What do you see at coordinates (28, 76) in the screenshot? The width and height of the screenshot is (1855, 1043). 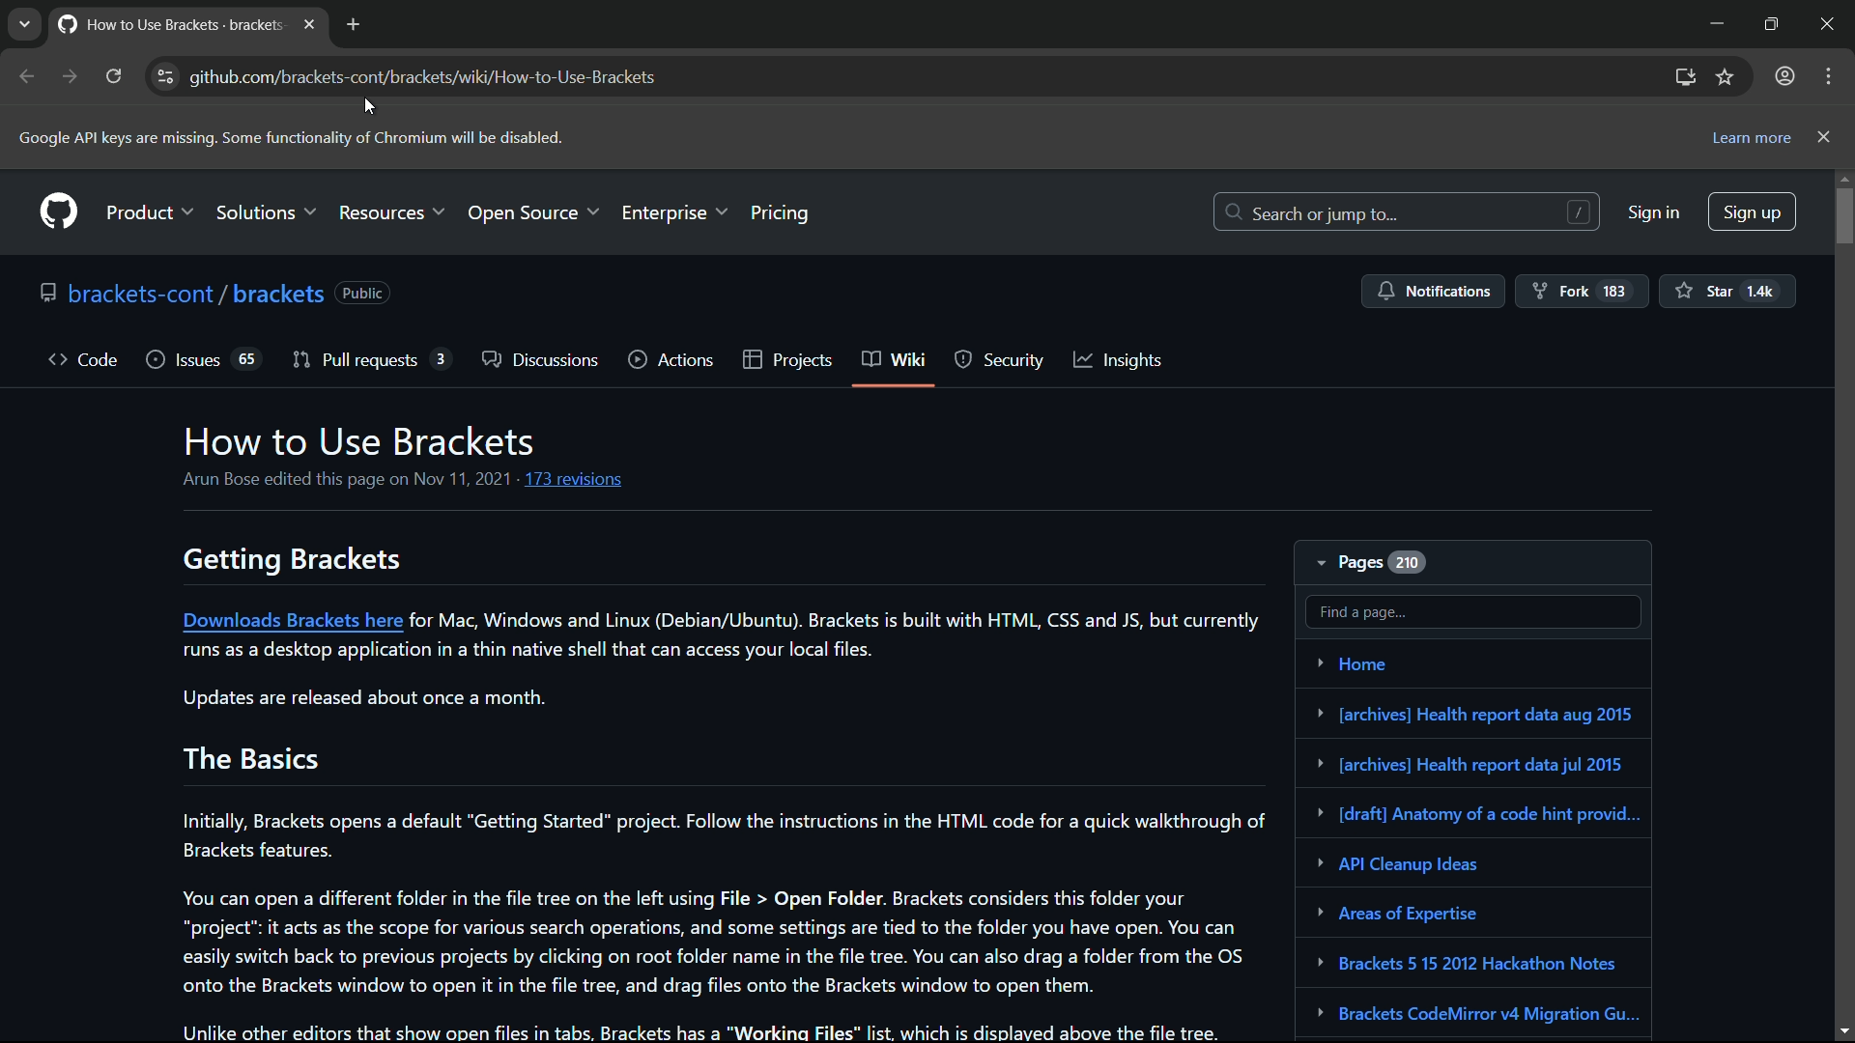 I see `back` at bounding box center [28, 76].